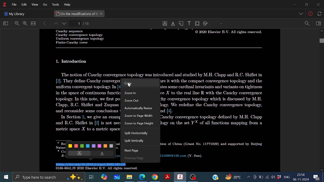 This screenshot has width=324, height=182. What do you see at coordinates (14, 5) in the screenshot?
I see `File` at bounding box center [14, 5].